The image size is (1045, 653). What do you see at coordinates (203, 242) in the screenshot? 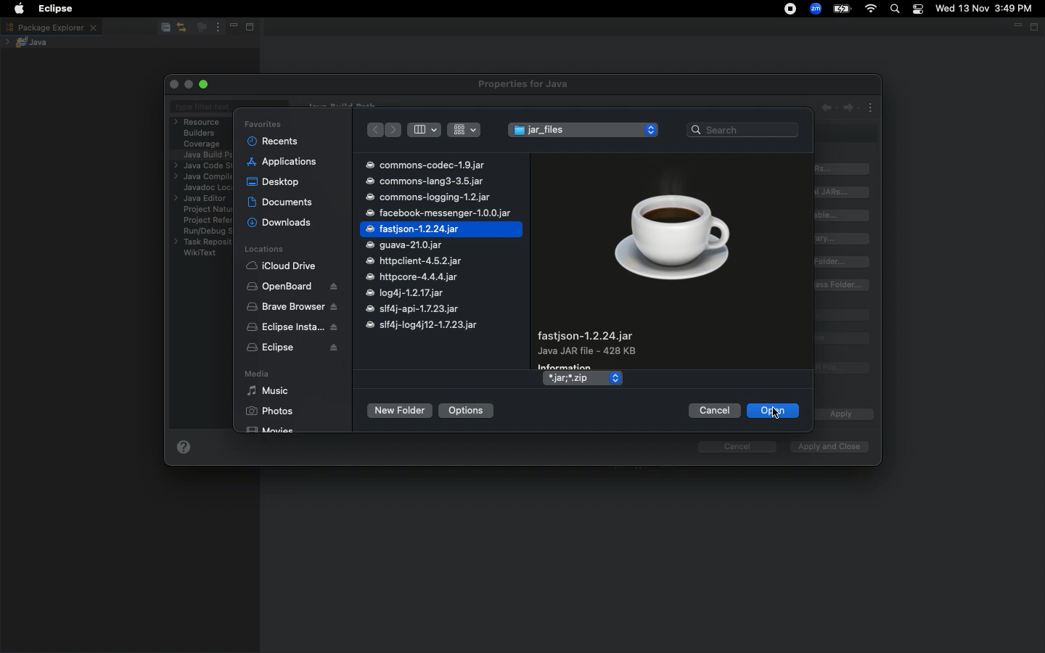
I see `Task repository` at bounding box center [203, 242].